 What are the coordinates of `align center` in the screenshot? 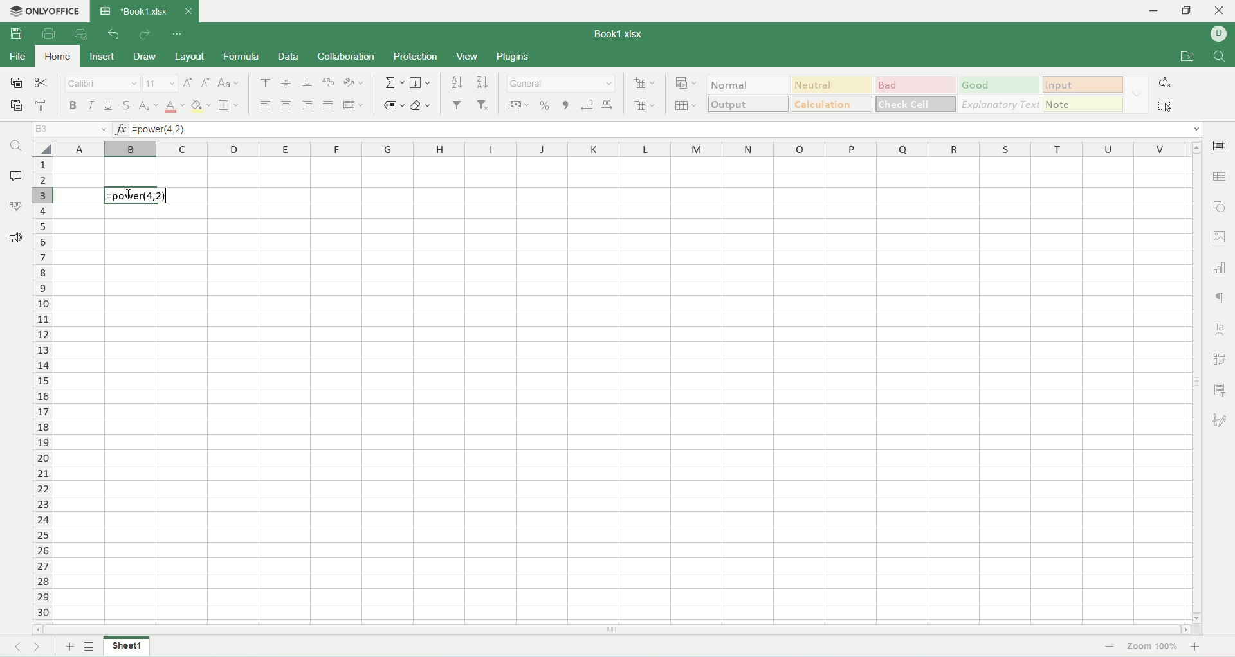 It's located at (287, 105).